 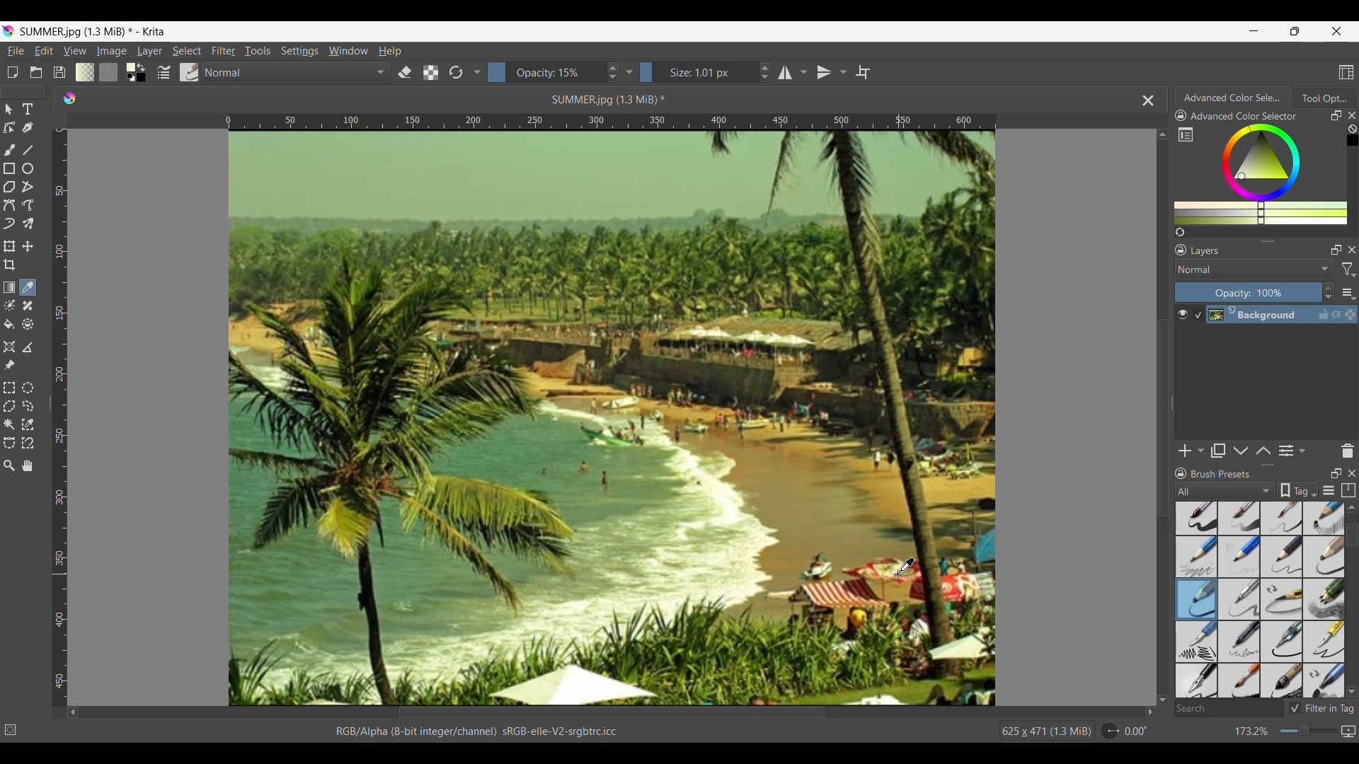 I want to click on Bezier curve selection tool, so click(x=9, y=444).